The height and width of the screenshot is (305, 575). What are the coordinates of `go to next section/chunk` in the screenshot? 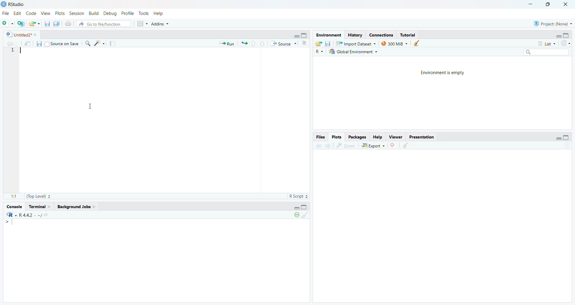 It's located at (262, 44).